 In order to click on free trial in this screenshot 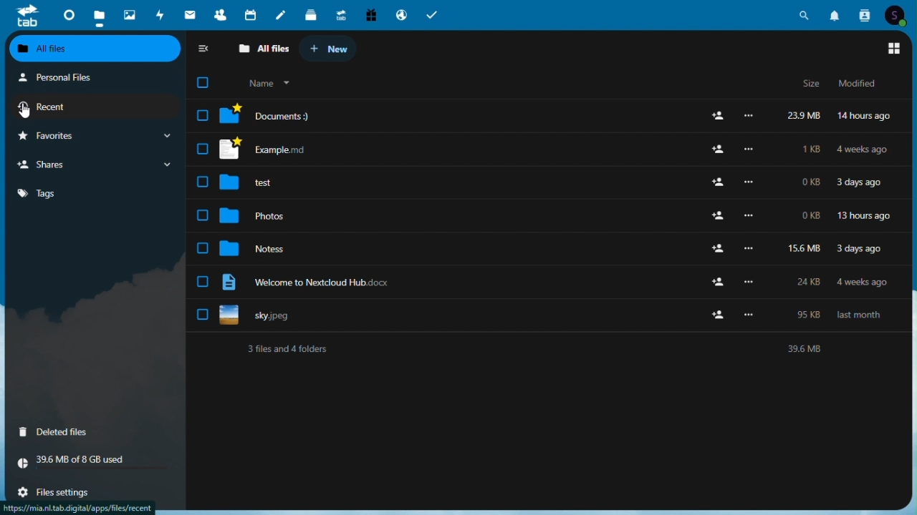, I will do `click(370, 14)`.